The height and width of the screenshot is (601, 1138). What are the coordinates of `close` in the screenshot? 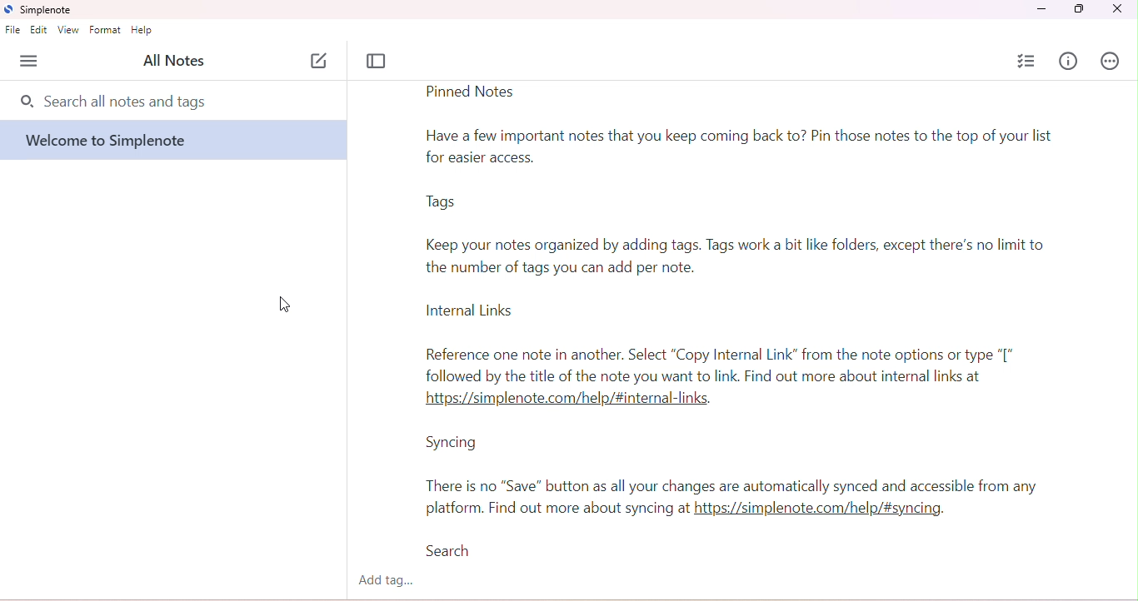 It's located at (1116, 9).